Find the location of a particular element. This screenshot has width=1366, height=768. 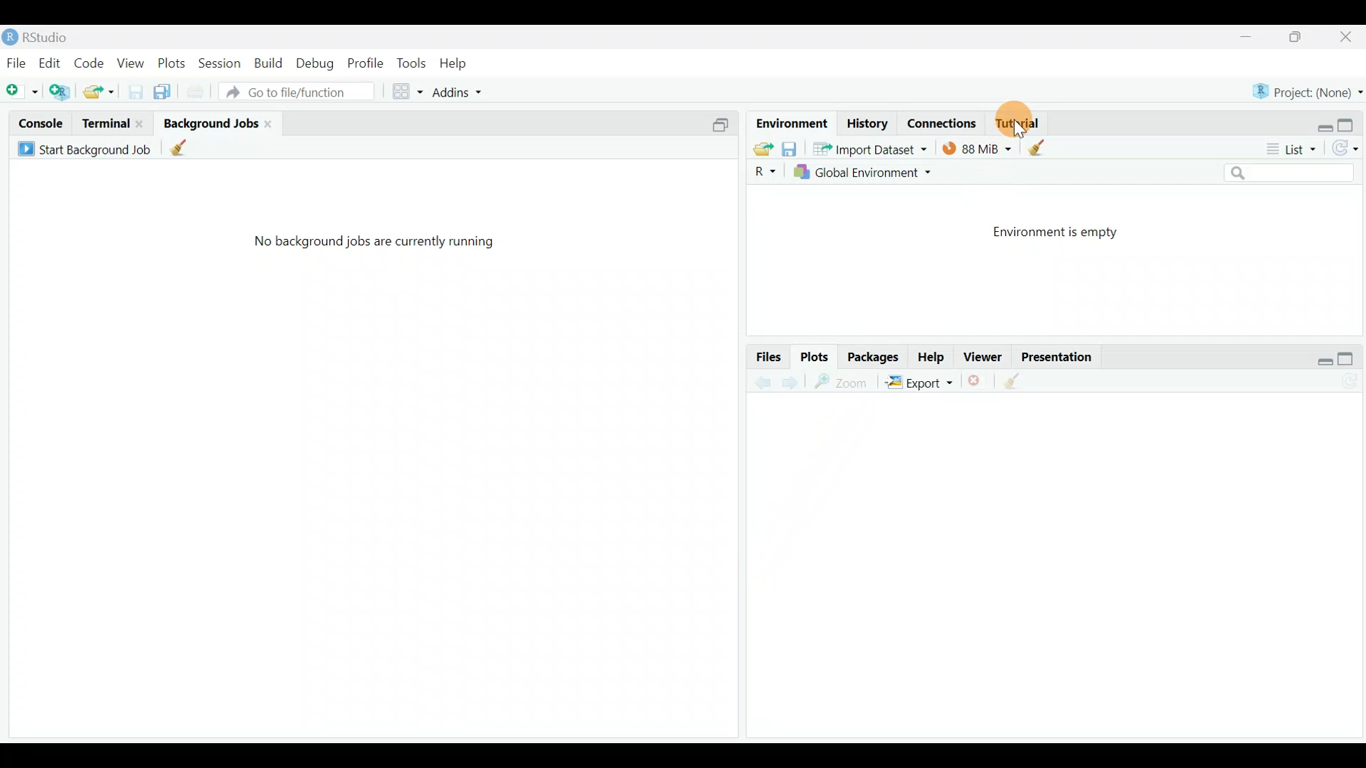

Code is located at coordinates (88, 65).